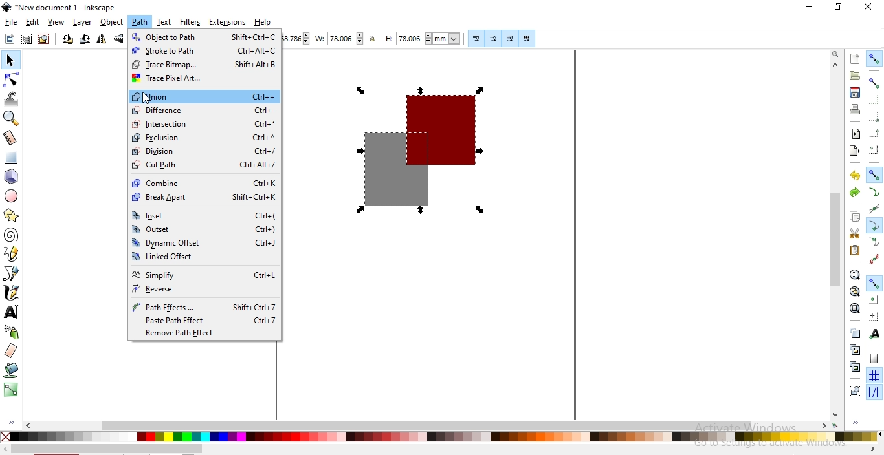  What do you see at coordinates (854, 151) in the screenshot?
I see `export a bitmap` at bounding box center [854, 151].